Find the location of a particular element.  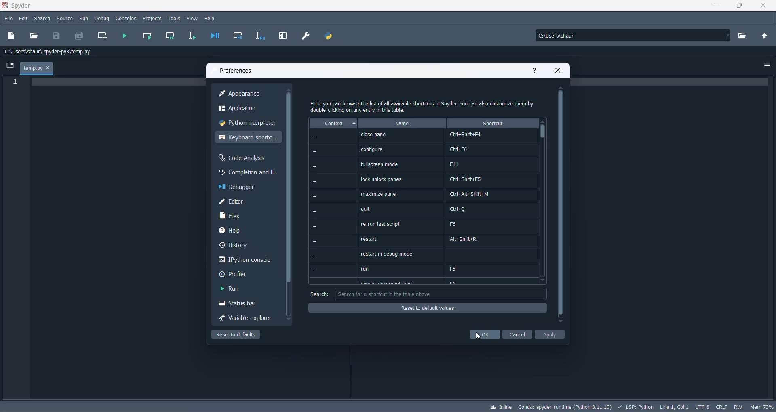

scrollbar is located at coordinates (544, 133).